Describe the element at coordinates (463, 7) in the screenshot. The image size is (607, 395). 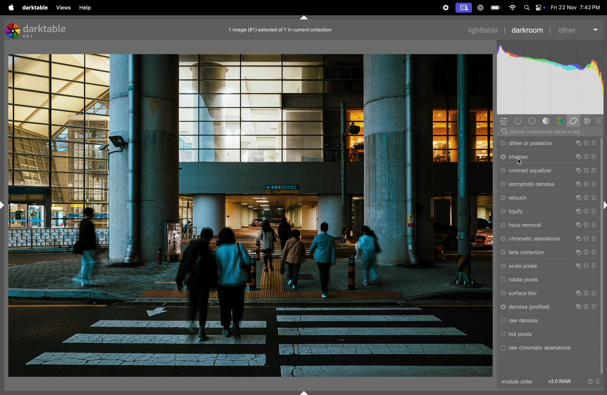
I see `record` at that location.